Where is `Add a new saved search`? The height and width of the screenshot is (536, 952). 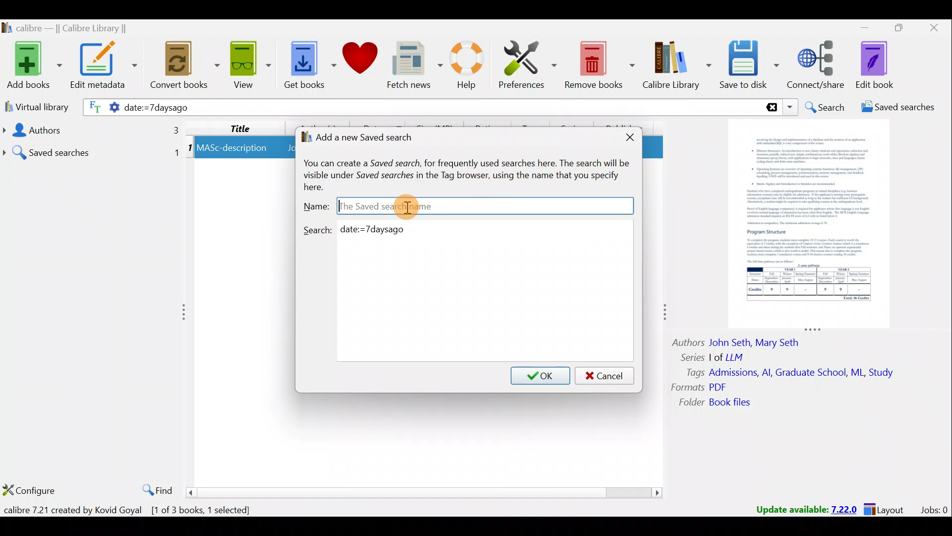
Add a new saved search is located at coordinates (368, 135).